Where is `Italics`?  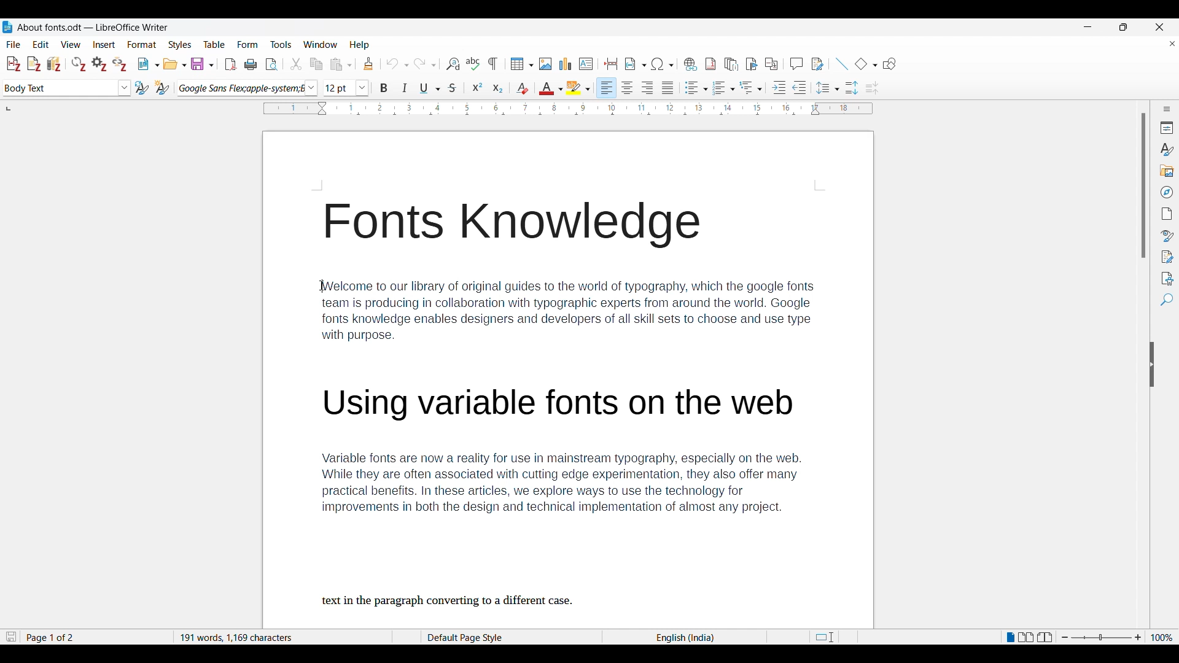 Italics is located at coordinates (404, 88).